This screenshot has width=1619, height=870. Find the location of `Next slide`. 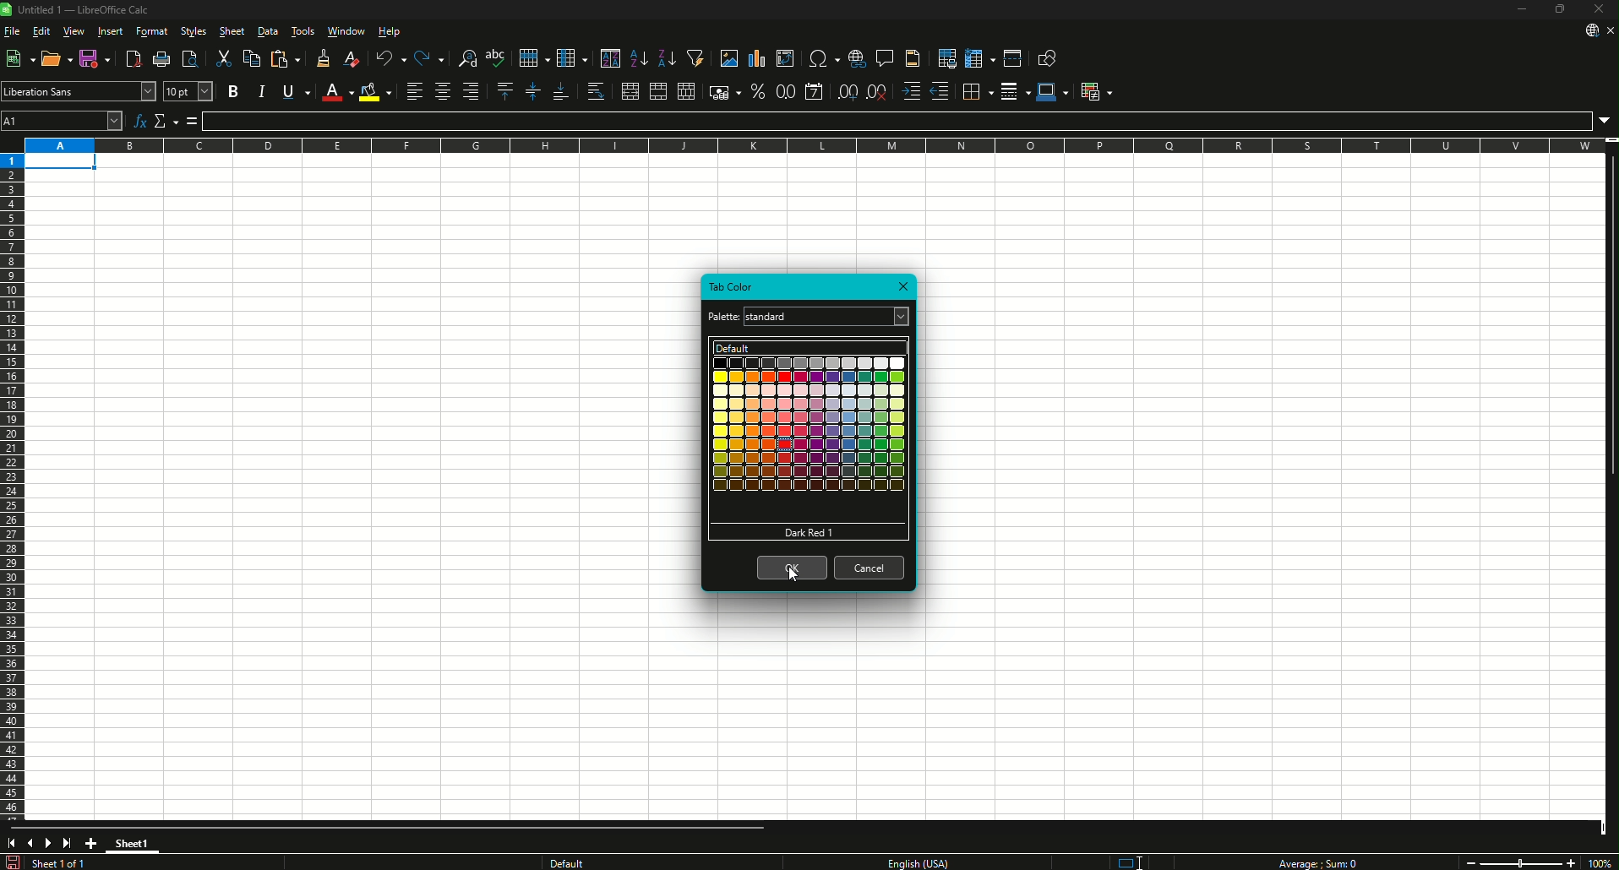

Next slide is located at coordinates (46, 843).